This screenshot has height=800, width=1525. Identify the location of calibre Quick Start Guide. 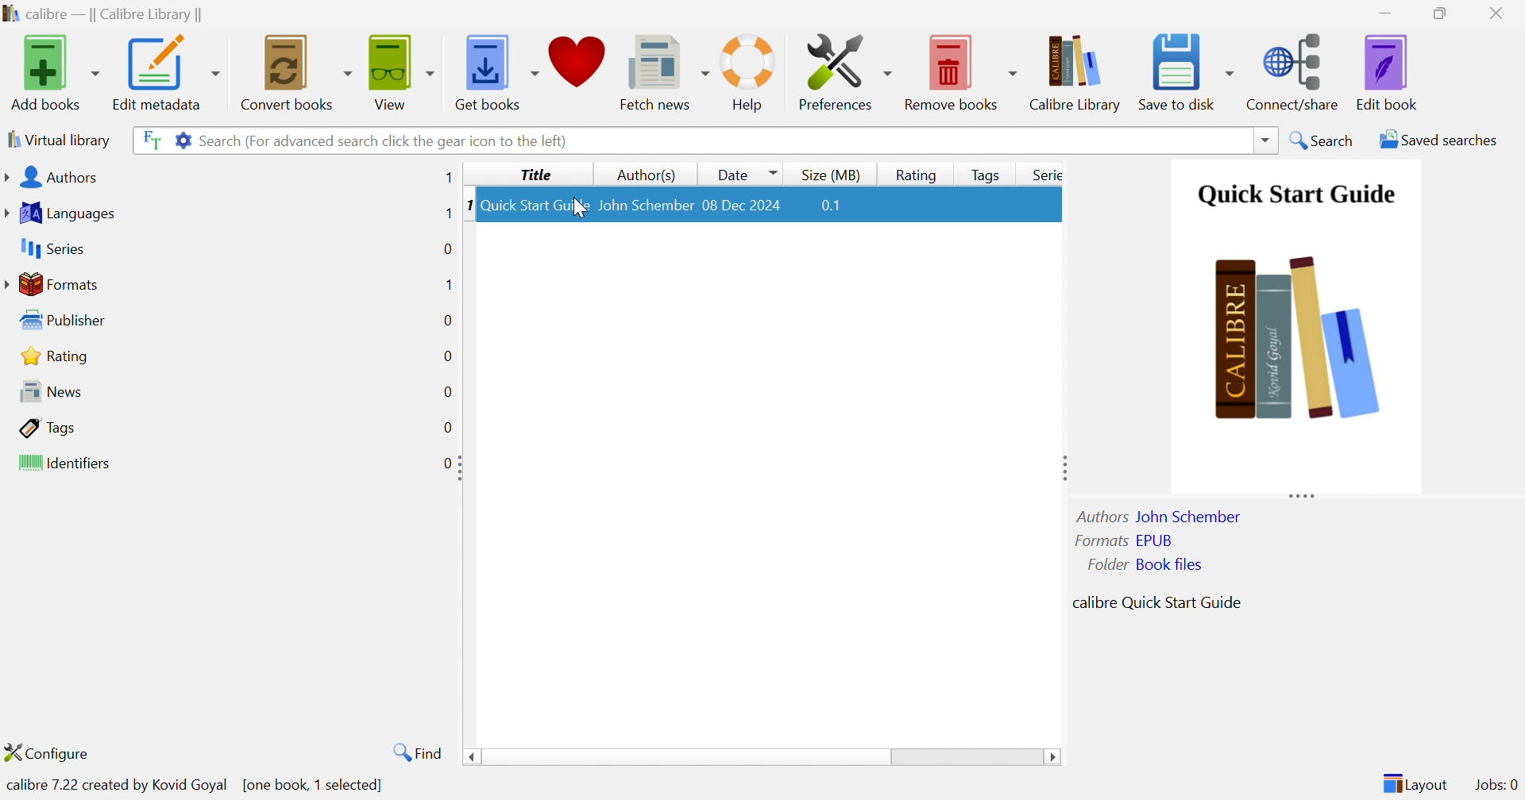
(1156, 601).